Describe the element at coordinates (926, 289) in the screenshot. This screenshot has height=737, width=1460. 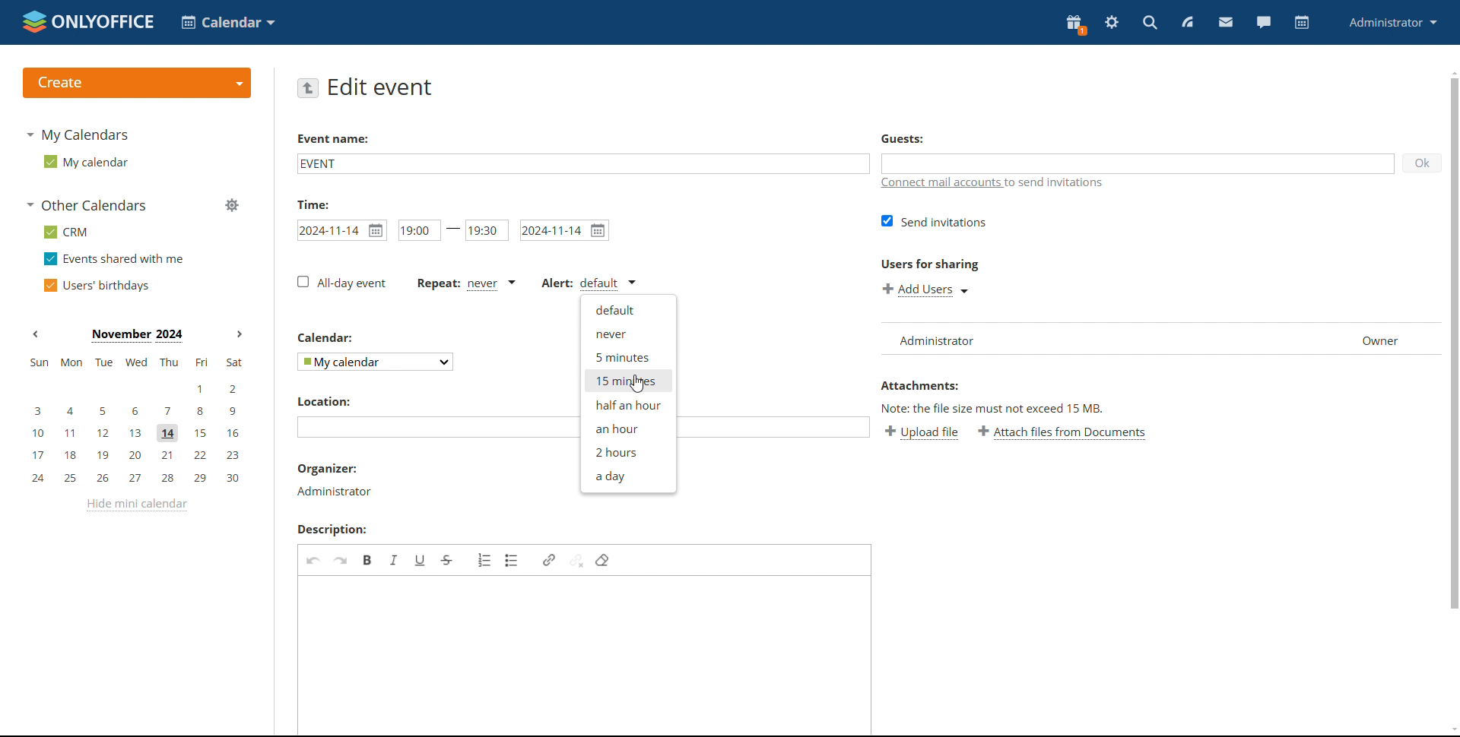
I see `add users` at that location.